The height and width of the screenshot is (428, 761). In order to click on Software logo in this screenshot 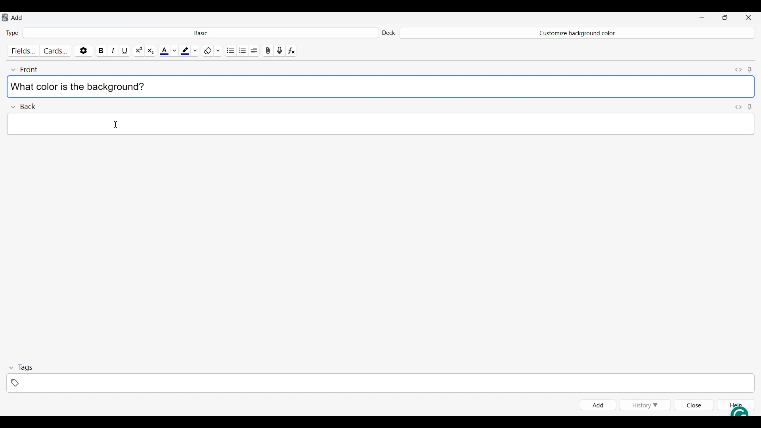, I will do `click(5, 17)`.